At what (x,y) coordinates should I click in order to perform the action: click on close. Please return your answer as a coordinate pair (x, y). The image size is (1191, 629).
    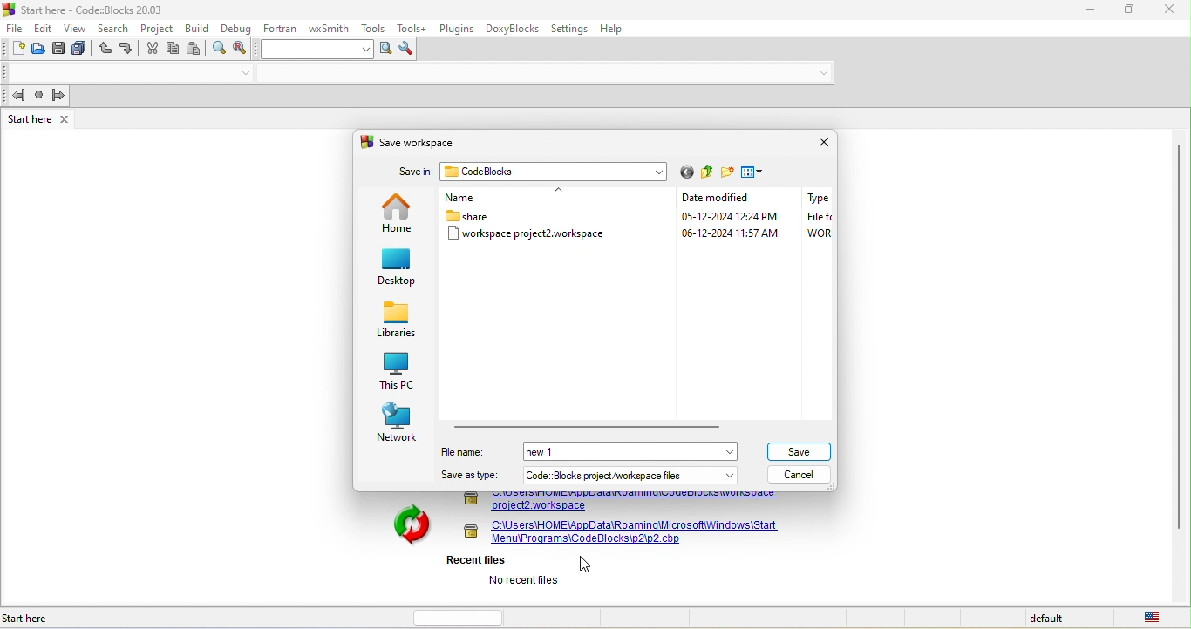
    Looking at the image, I should click on (819, 142).